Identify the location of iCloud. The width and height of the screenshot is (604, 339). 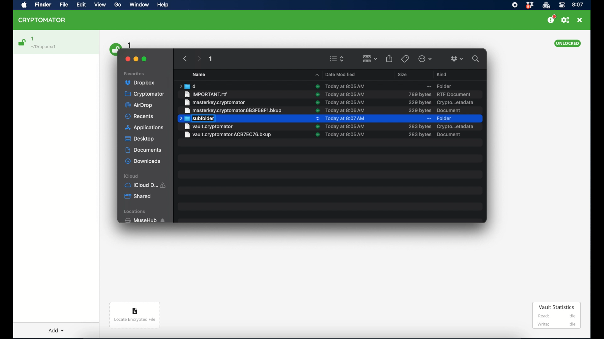
(147, 185).